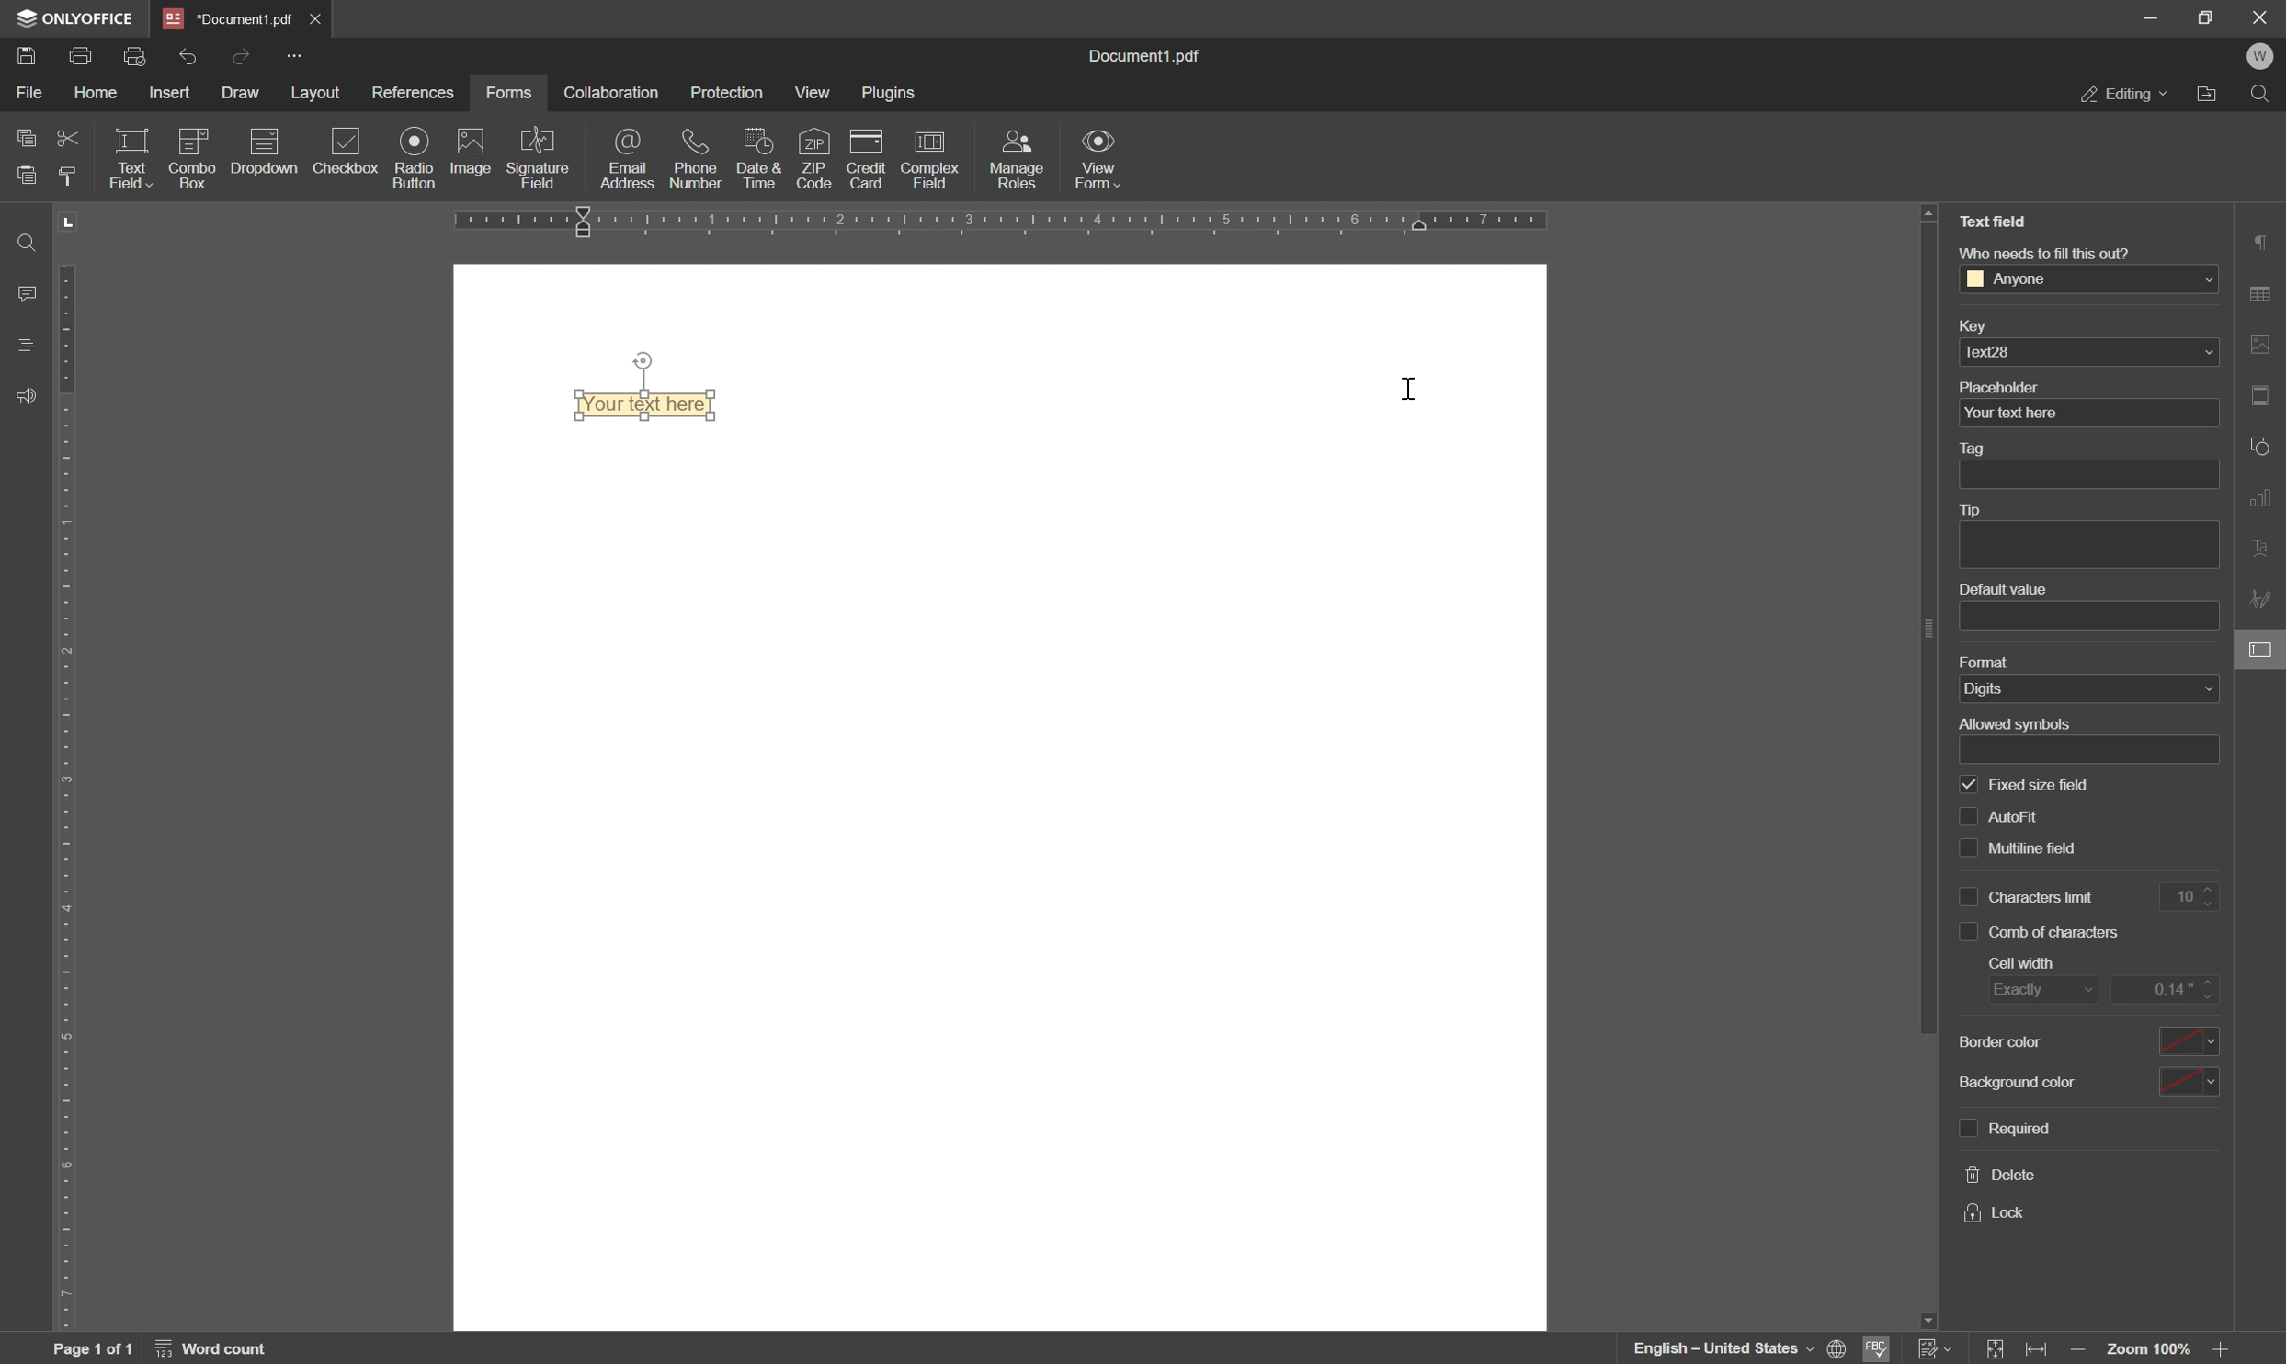 The image size is (2286, 1364). Describe the element at coordinates (225, 17) in the screenshot. I see `*document1.pdf` at that location.